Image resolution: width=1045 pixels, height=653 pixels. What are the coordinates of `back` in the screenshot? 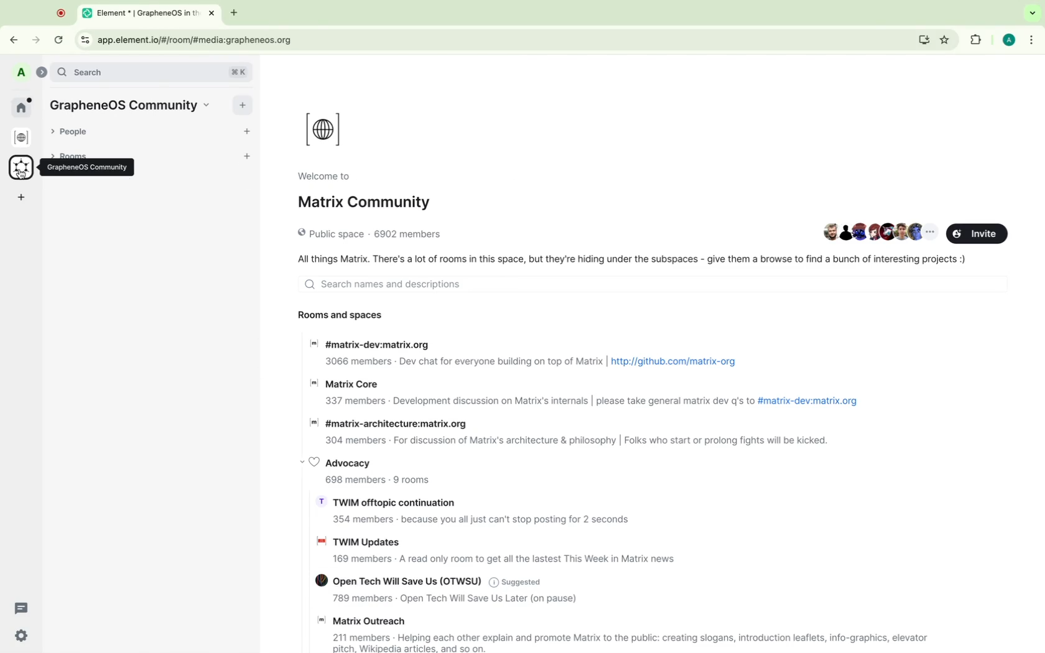 It's located at (16, 38).